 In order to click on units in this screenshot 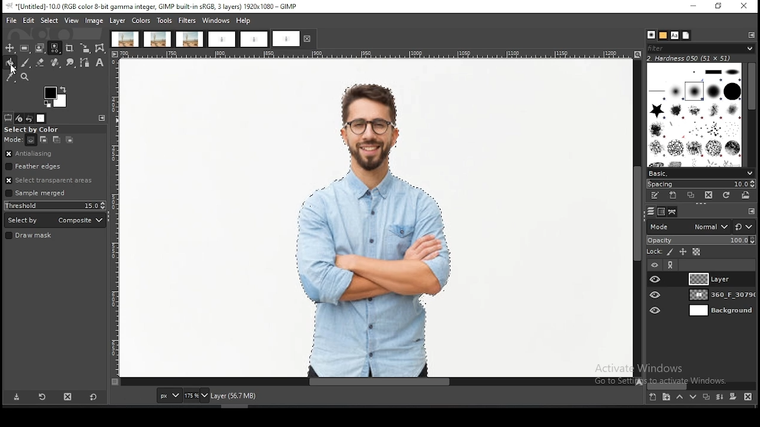, I will do `click(169, 396)`.